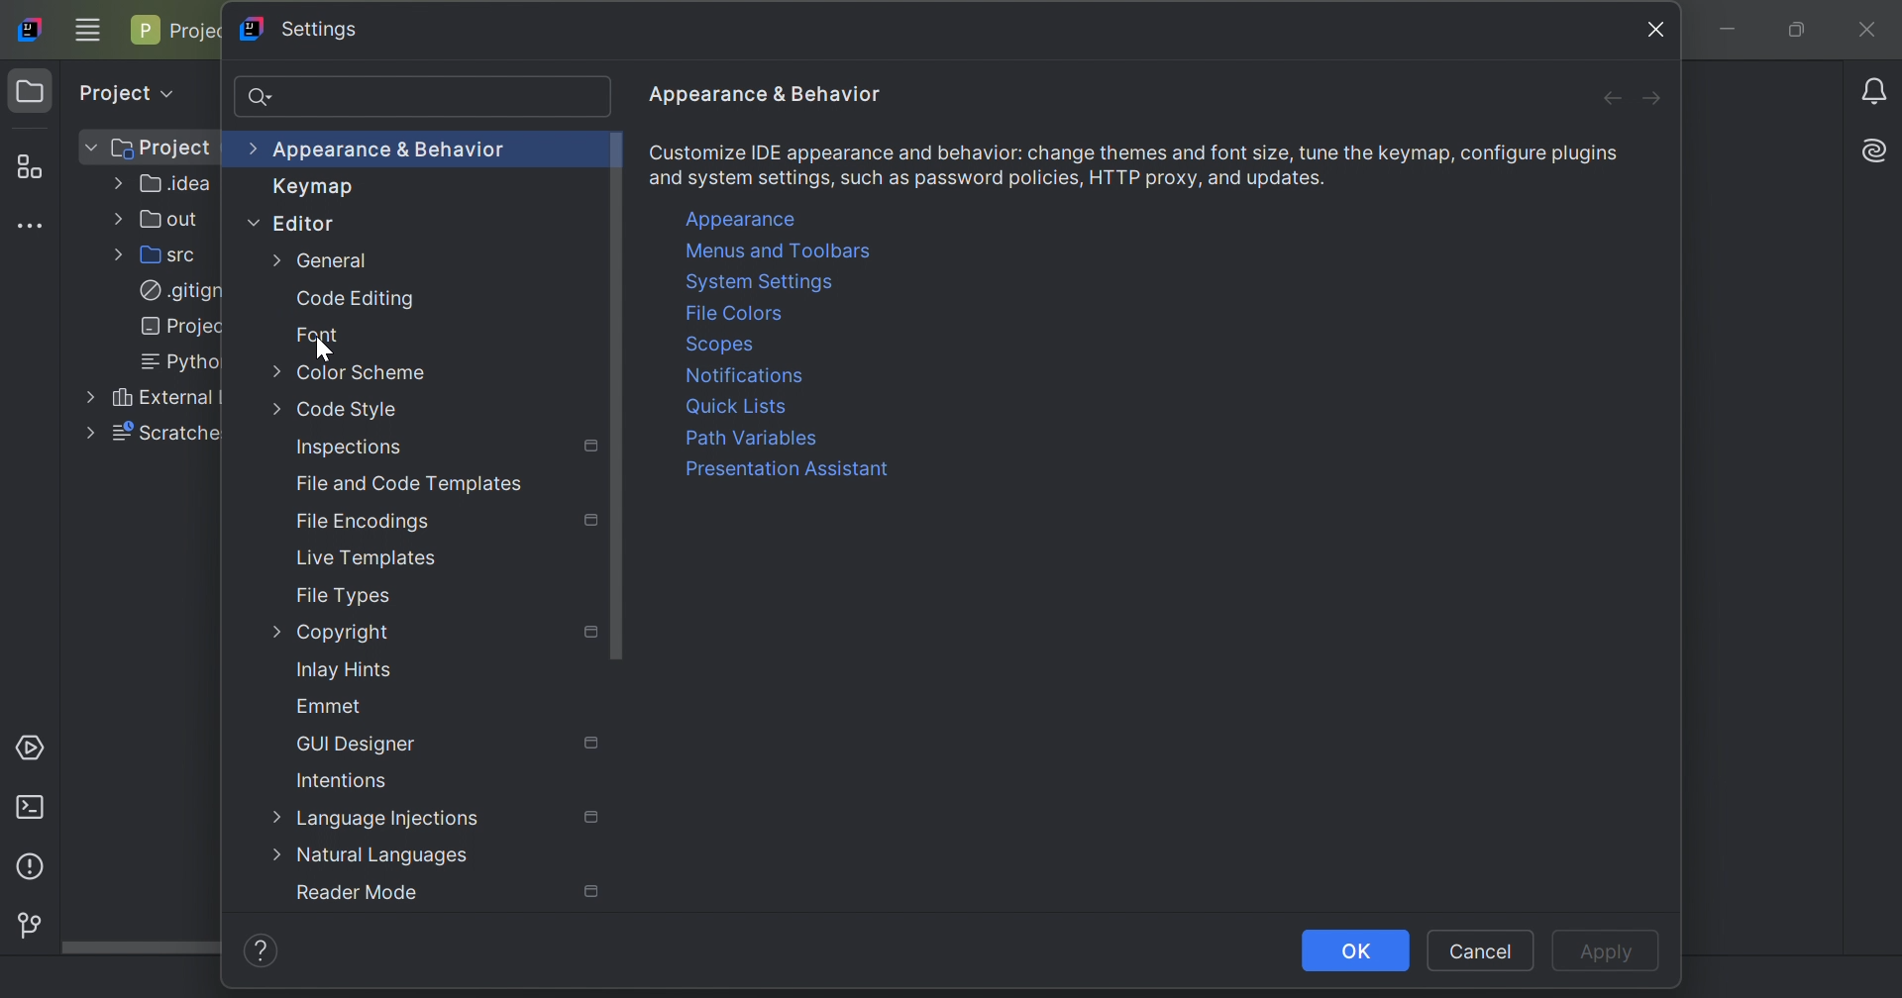 The height and width of the screenshot is (998, 1902). I want to click on .gitign, so click(182, 292).